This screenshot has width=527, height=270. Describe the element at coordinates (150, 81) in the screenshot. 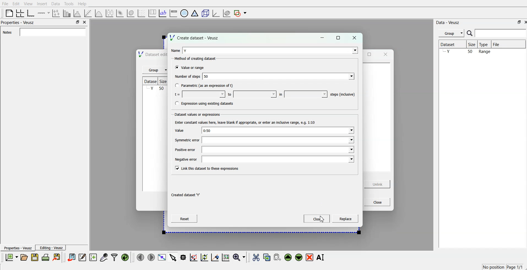

I see `Dataset` at that location.